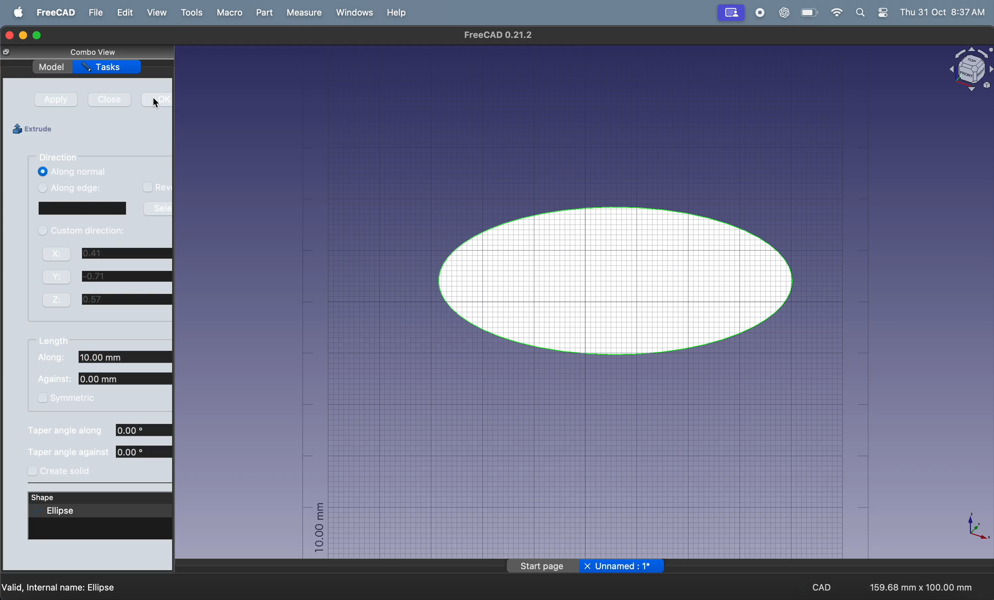 This screenshot has height=600, width=994. What do you see at coordinates (973, 527) in the screenshot?
I see `axis` at bounding box center [973, 527].